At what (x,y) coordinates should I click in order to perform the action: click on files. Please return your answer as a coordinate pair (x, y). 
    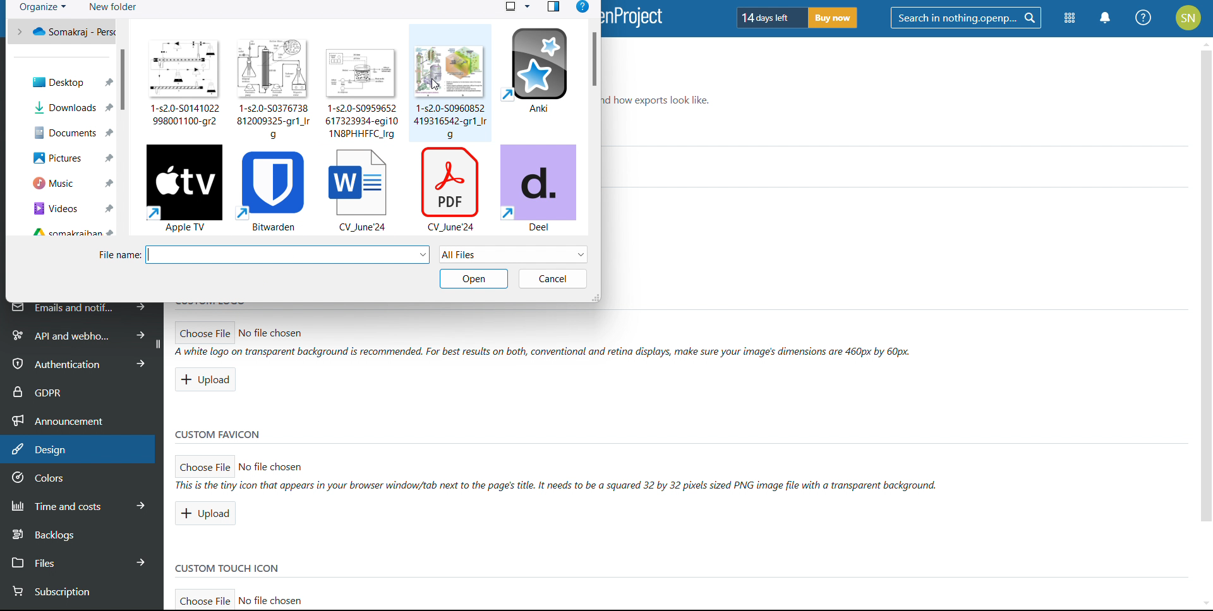
    Looking at the image, I should click on (79, 561).